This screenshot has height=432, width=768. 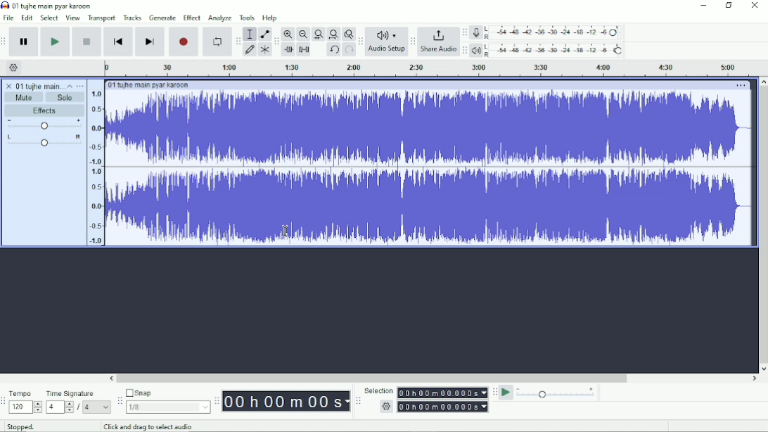 What do you see at coordinates (192, 18) in the screenshot?
I see `Effect` at bounding box center [192, 18].